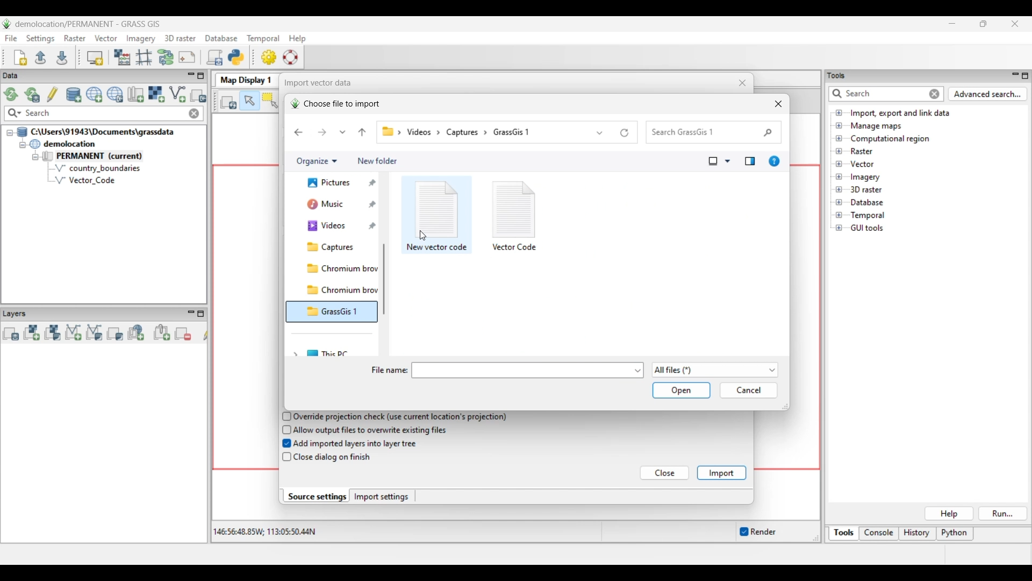  What do you see at coordinates (714, 132) in the screenshot?
I see `Quick search folder` at bounding box center [714, 132].